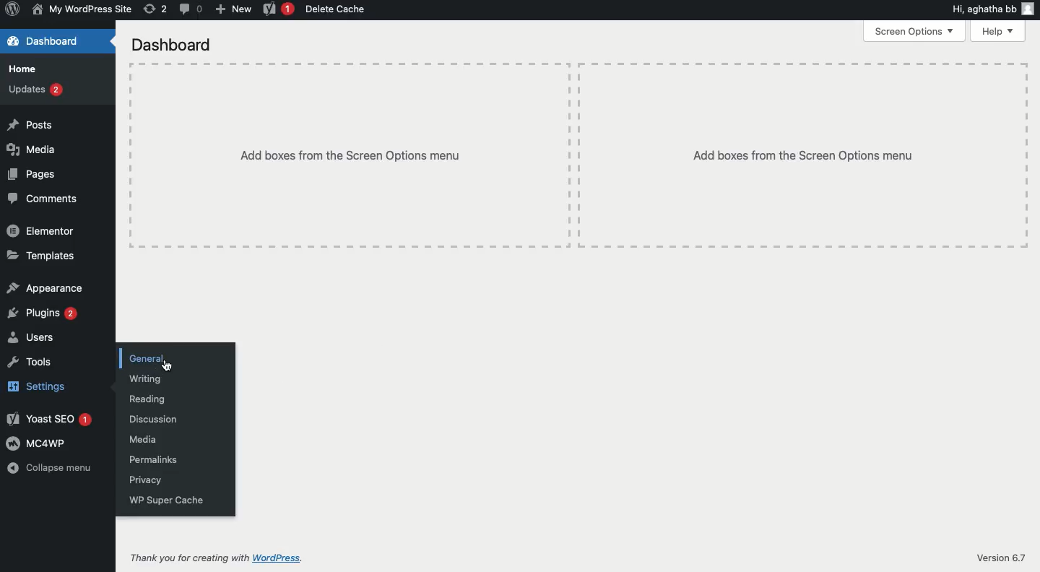  Describe the element at coordinates (47, 42) in the screenshot. I see `Dashboard` at that location.